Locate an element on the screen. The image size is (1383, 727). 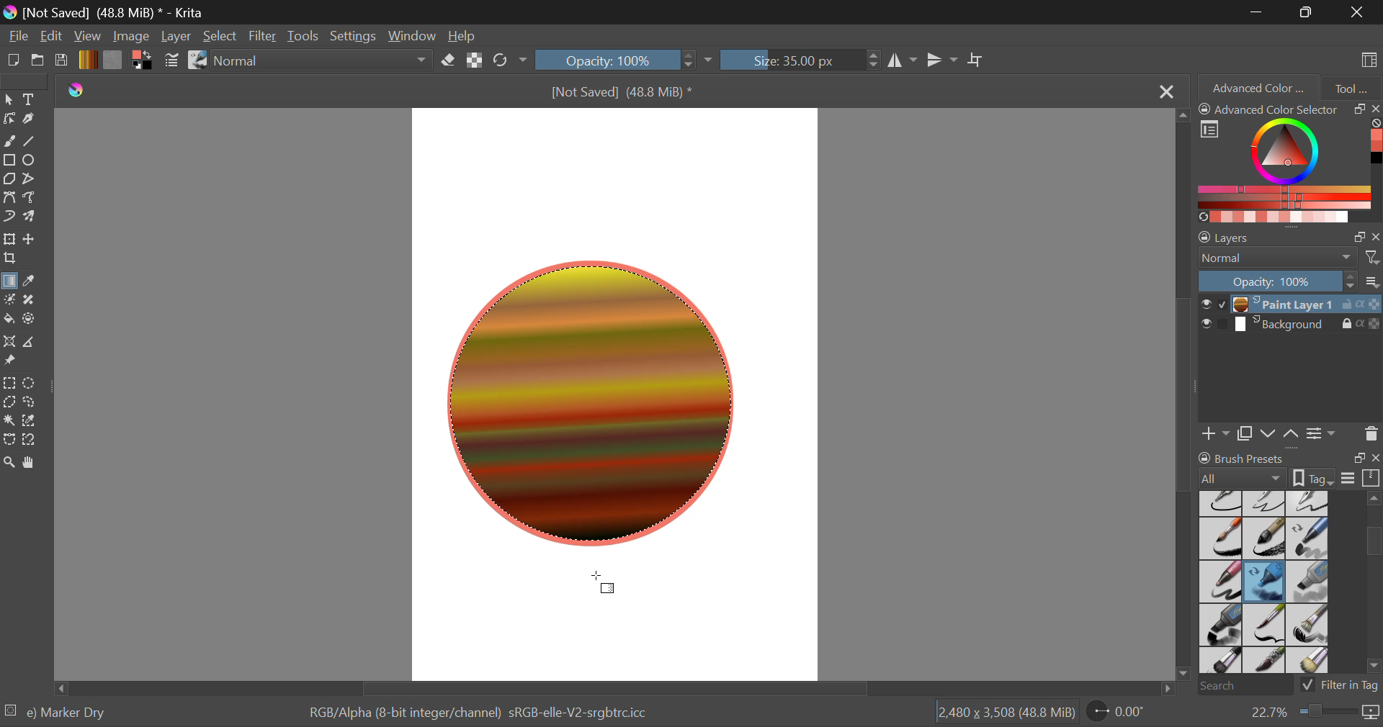
Calligraphic Tool is located at coordinates (32, 119).